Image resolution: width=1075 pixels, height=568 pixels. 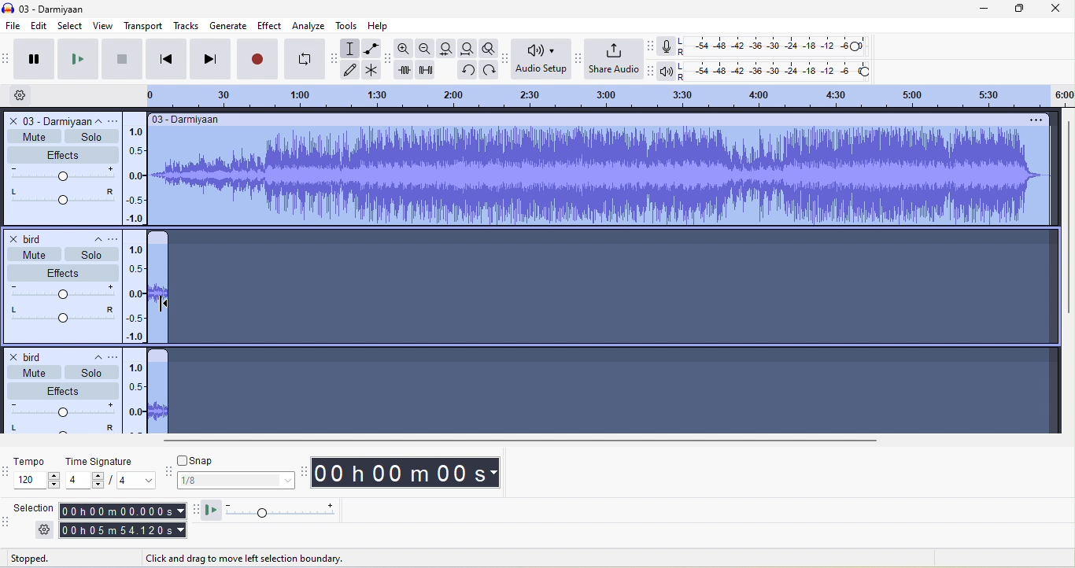 I want to click on stopped, so click(x=48, y=558).